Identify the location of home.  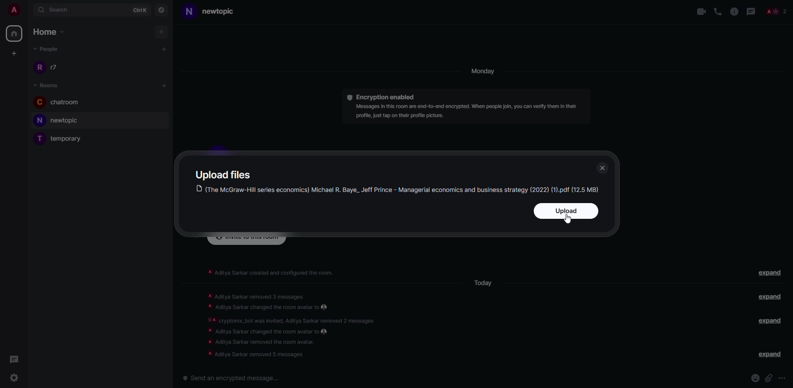
(15, 34).